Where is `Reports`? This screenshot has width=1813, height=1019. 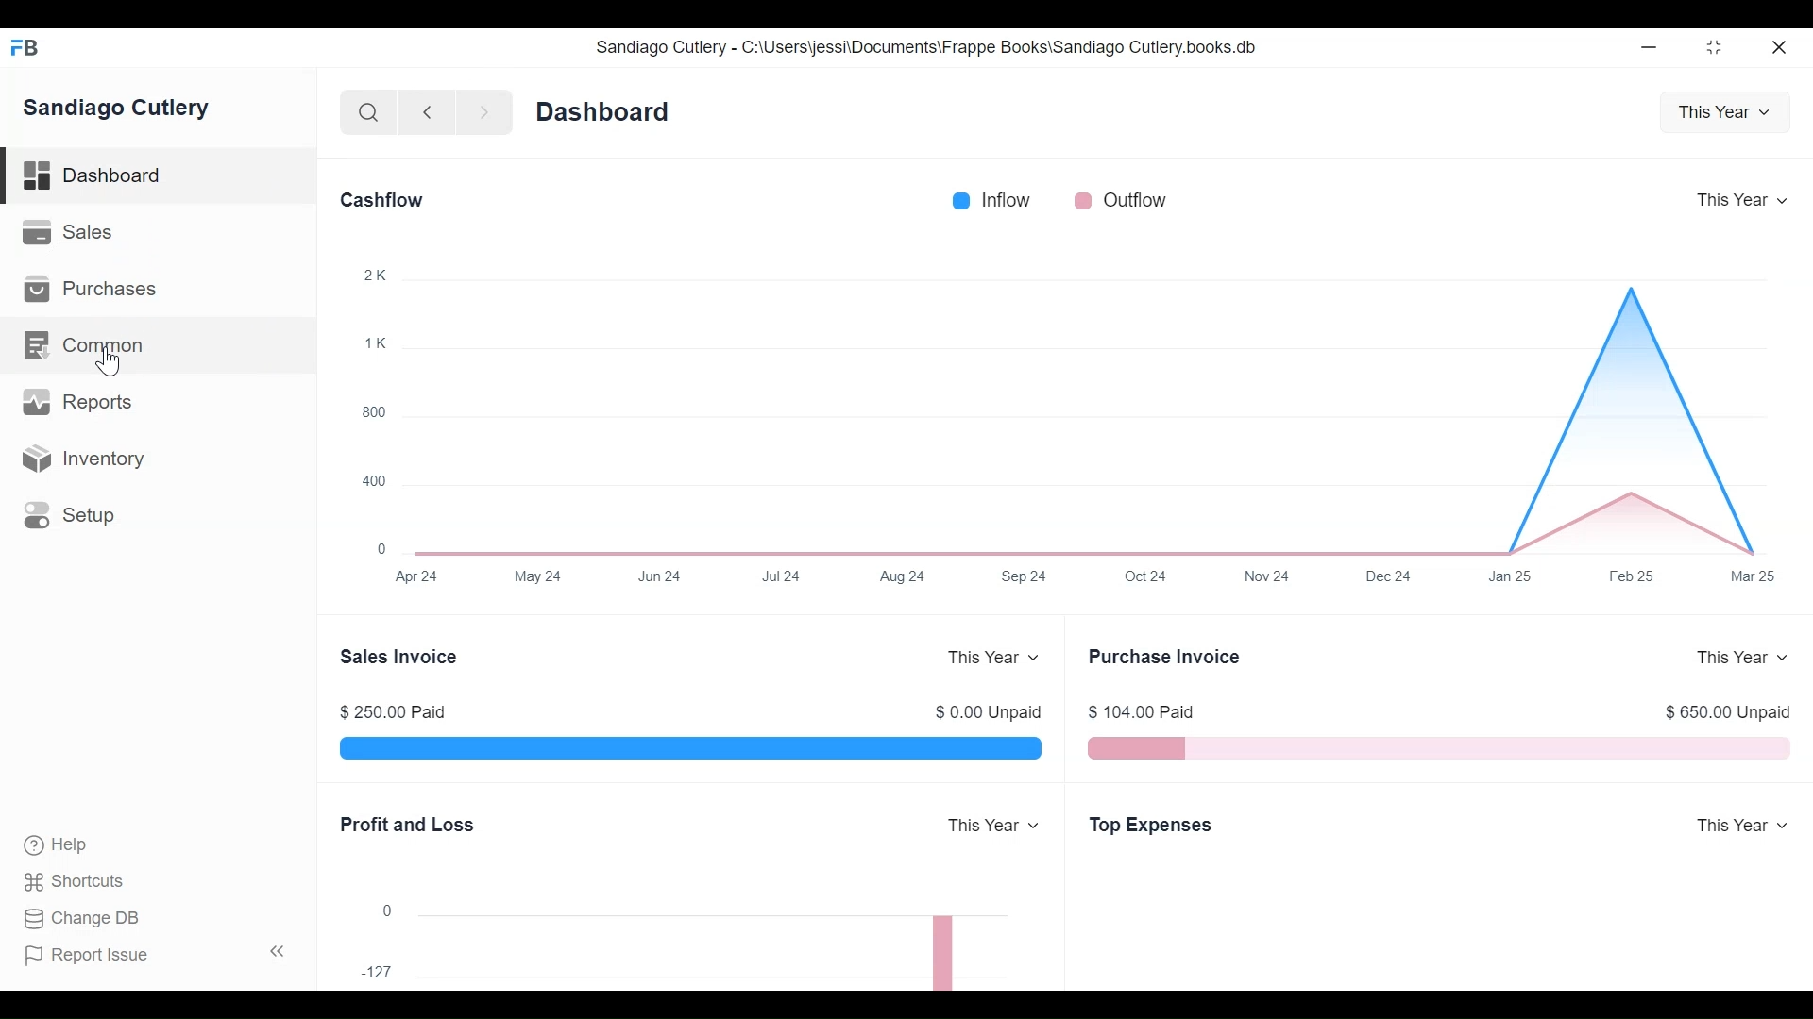 Reports is located at coordinates (157, 402).